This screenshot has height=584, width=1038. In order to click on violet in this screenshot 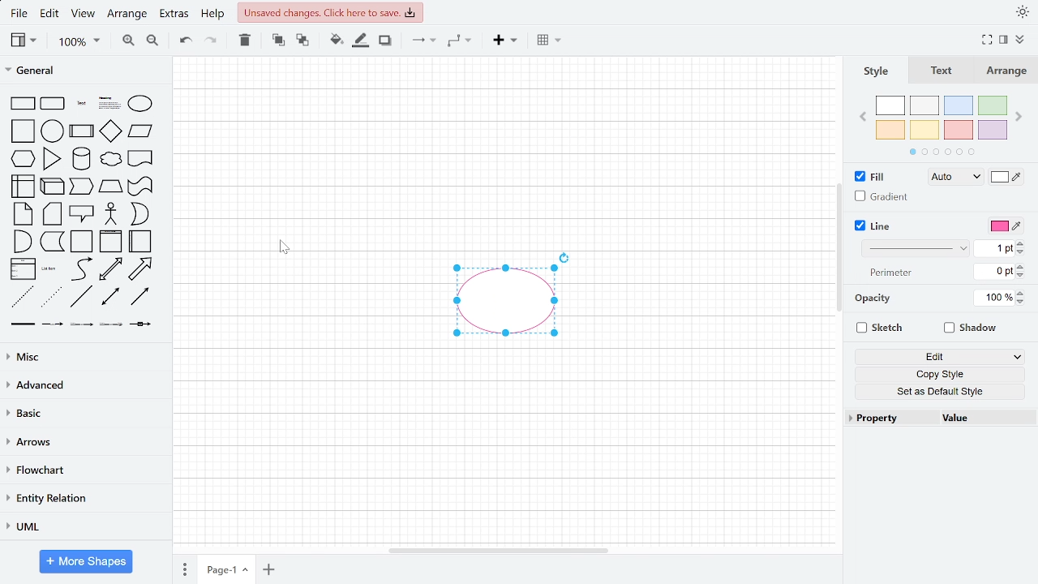, I will do `click(991, 130)`.